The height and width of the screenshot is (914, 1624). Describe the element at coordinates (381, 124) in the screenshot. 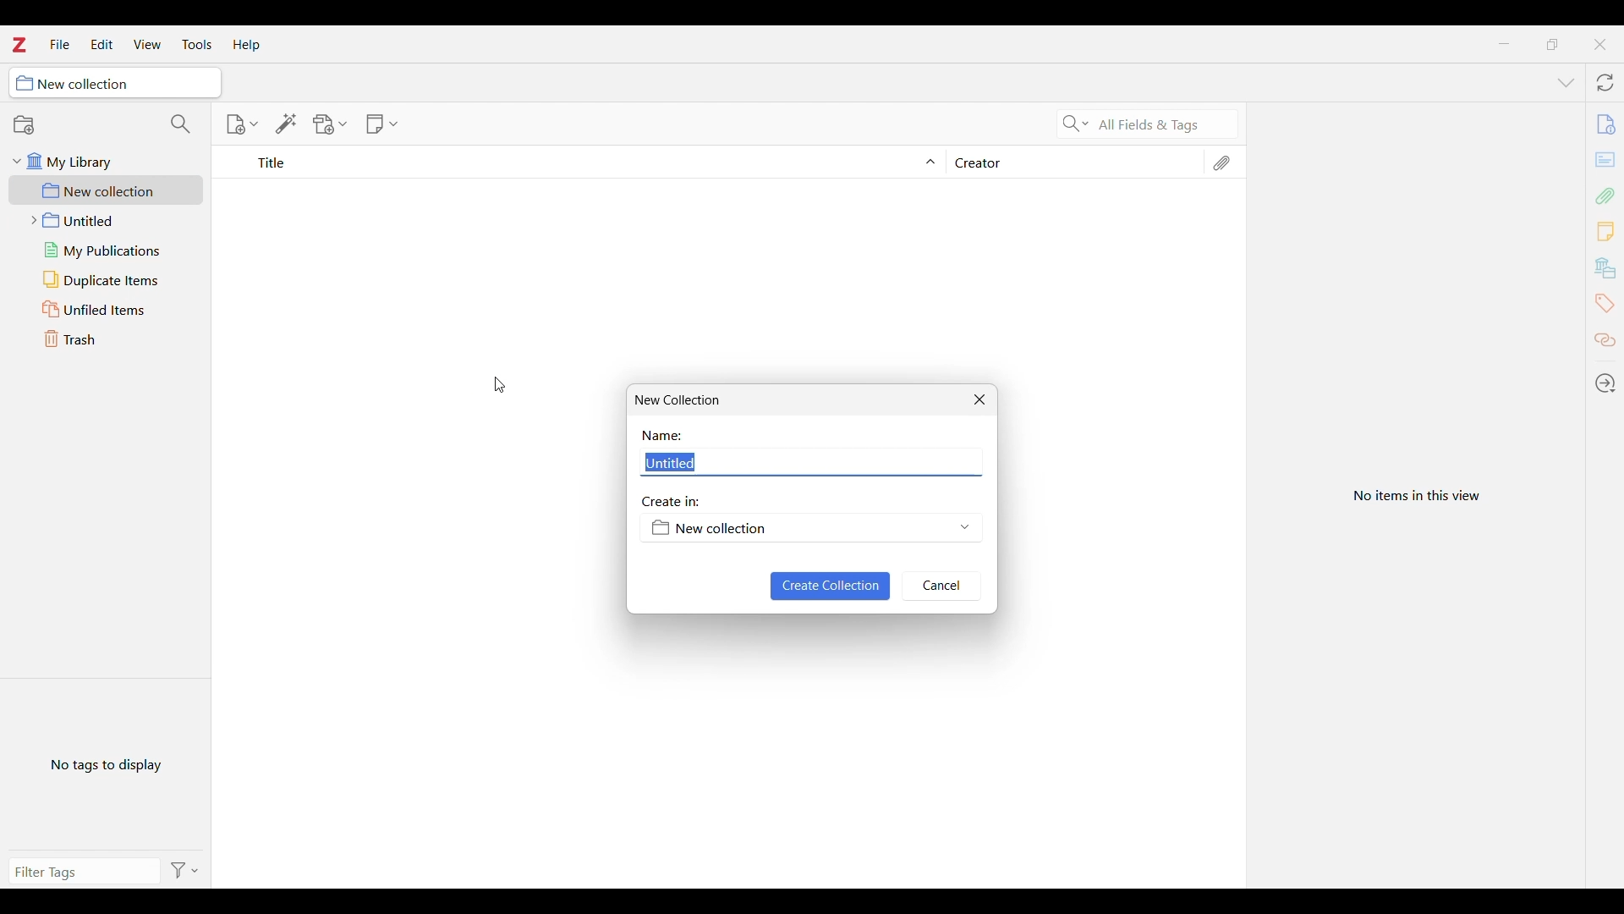

I see `New note options` at that location.